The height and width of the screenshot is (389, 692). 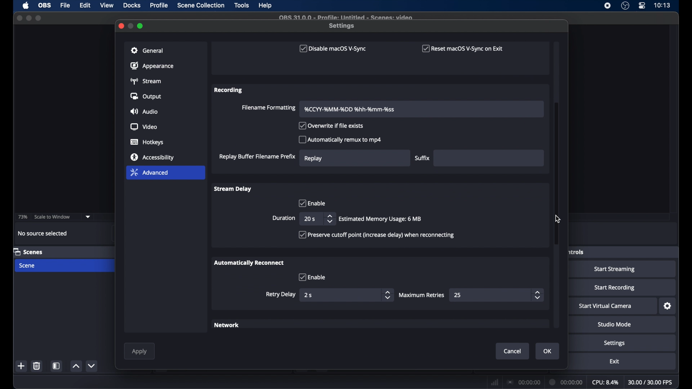 I want to click on cpu, so click(x=605, y=383).